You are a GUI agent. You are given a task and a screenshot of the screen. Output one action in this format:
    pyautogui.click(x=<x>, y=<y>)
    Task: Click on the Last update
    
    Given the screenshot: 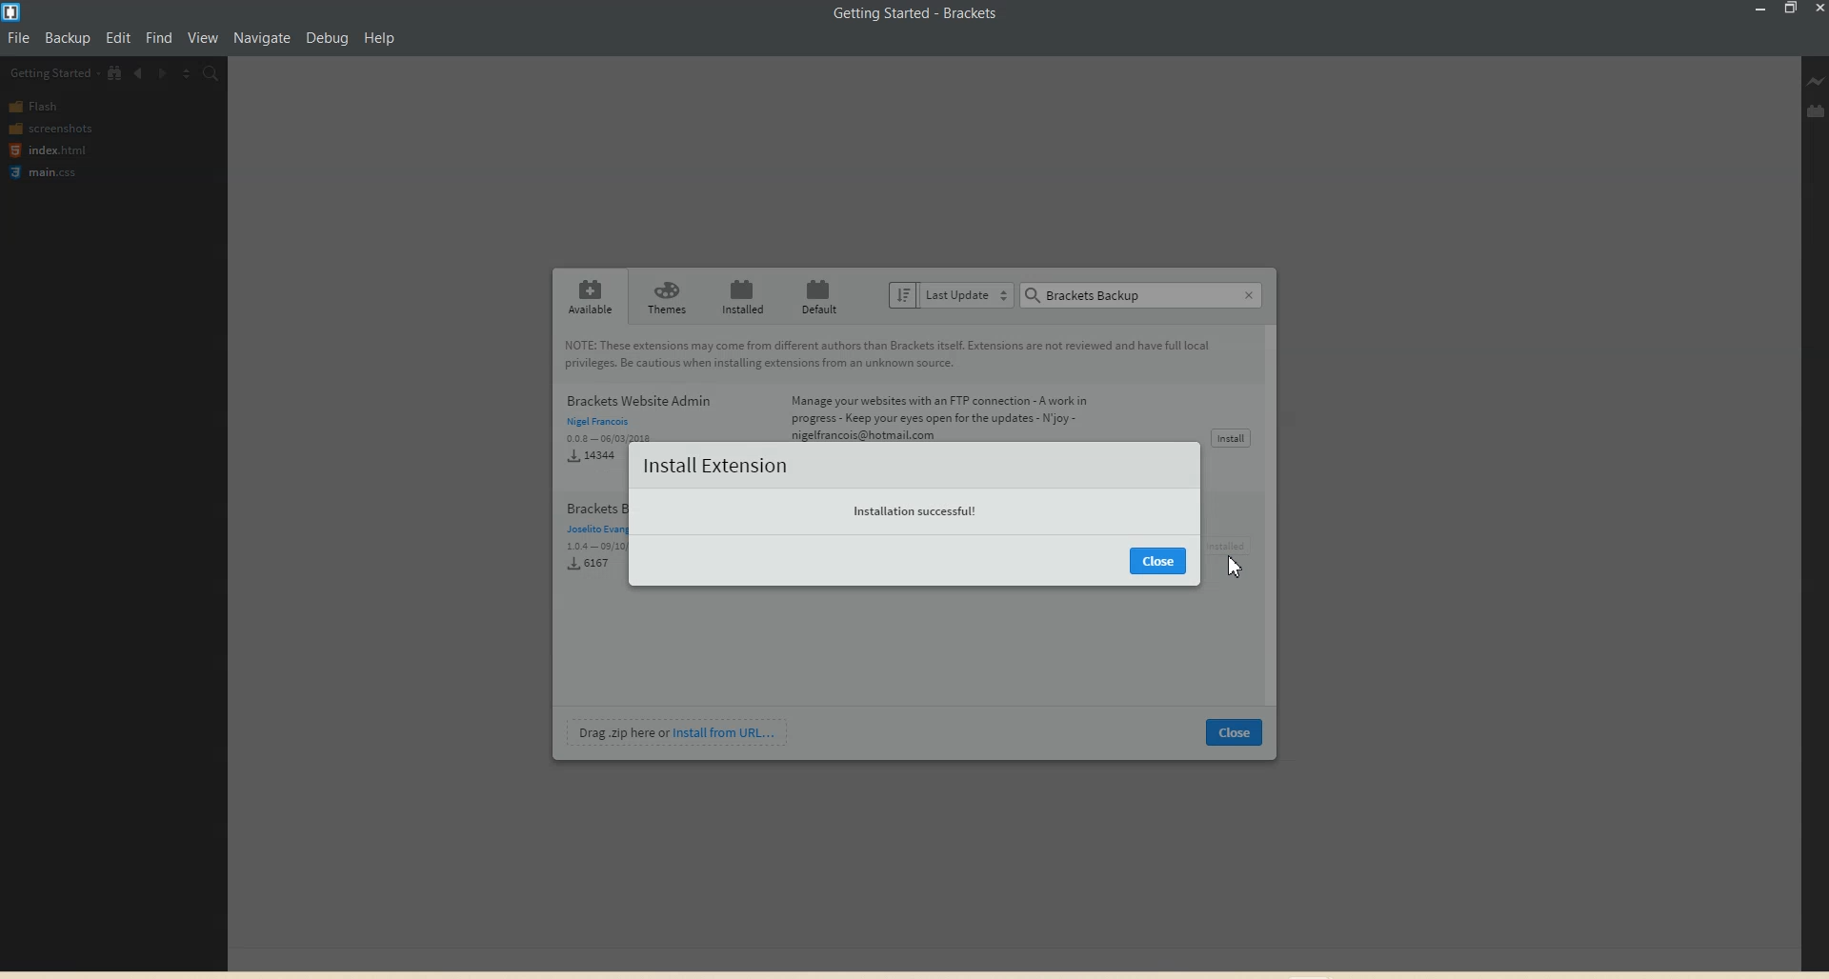 What is the action you would take?
    pyautogui.click(x=950, y=294)
    